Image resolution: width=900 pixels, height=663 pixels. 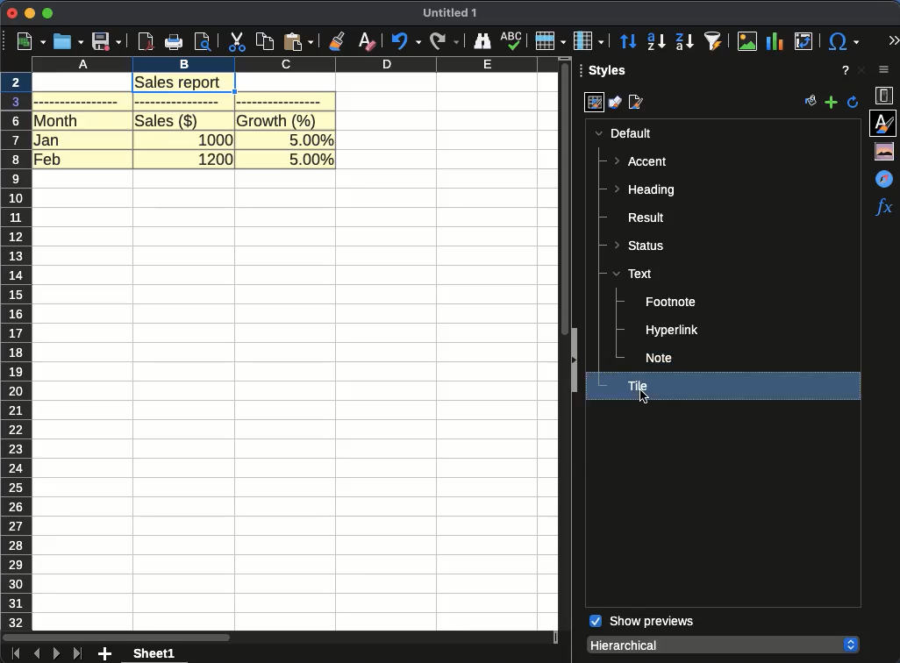 I want to click on result, so click(x=640, y=217).